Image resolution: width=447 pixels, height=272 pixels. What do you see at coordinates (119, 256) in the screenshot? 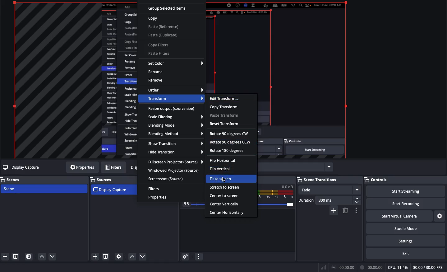
I see `settings` at bounding box center [119, 256].